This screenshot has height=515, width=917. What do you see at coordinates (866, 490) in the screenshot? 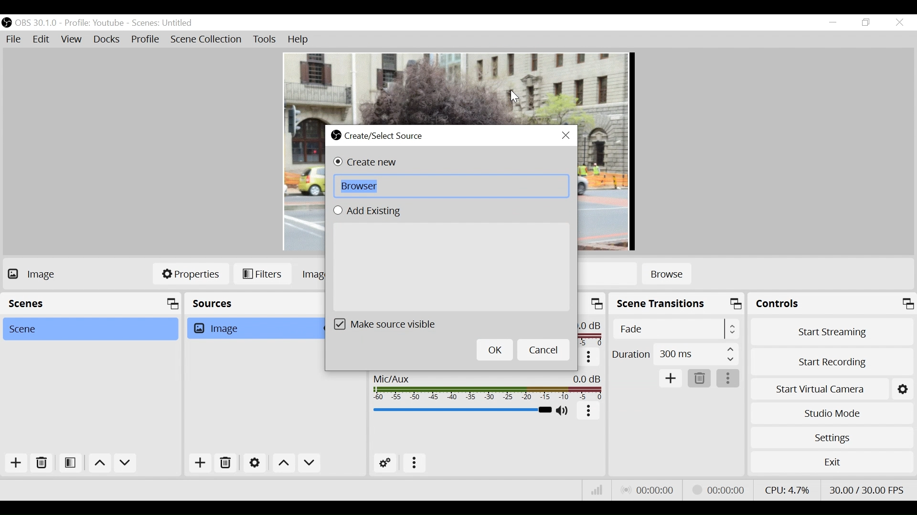
I see `Frame Per Second` at bounding box center [866, 490].